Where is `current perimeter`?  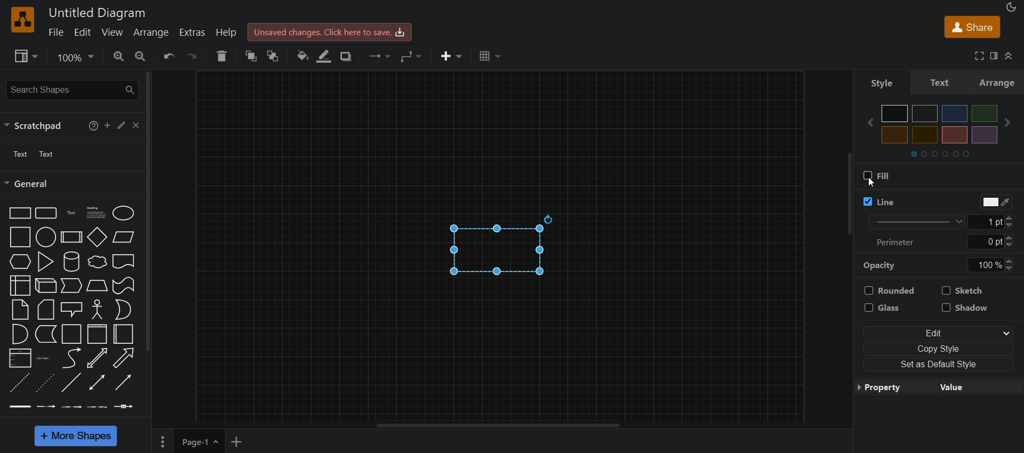
current perimeter is located at coordinates (985, 241).